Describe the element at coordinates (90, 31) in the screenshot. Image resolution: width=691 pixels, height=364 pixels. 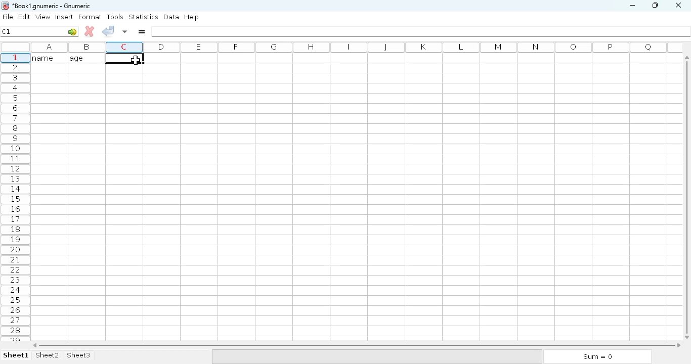
I see `cancel change` at that location.